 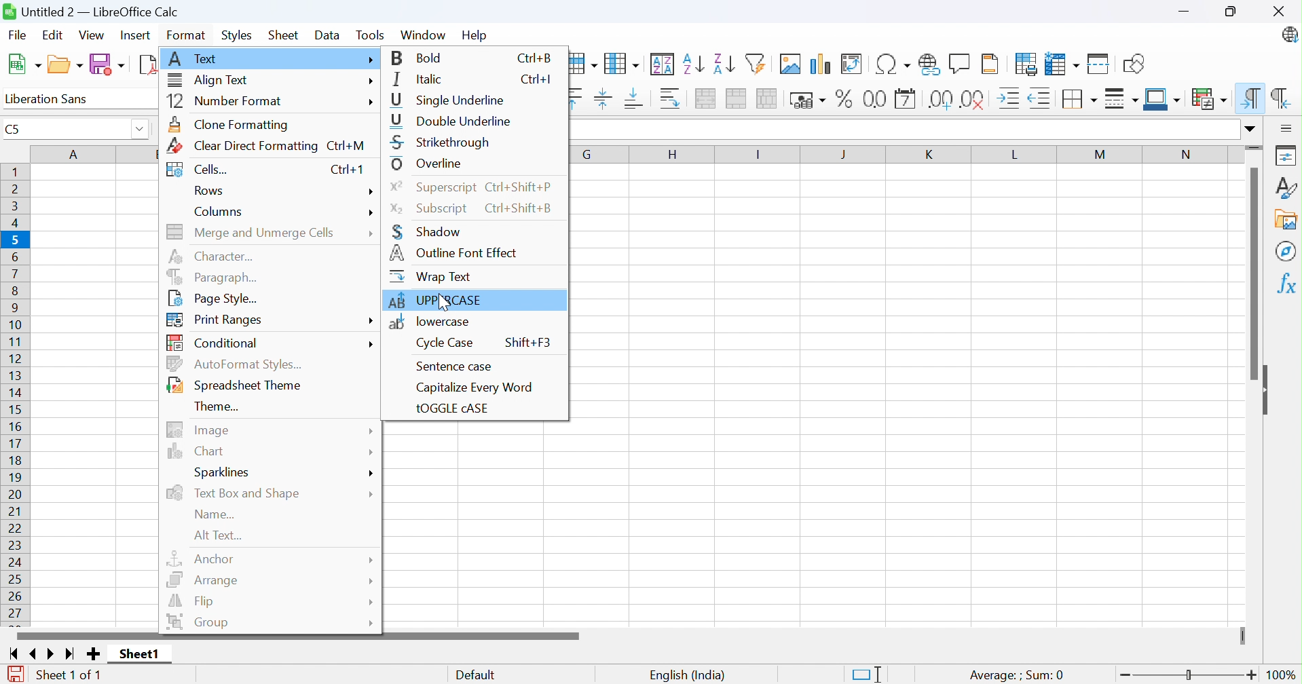 I want to click on Text box and shape, so click(x=236, y=493).